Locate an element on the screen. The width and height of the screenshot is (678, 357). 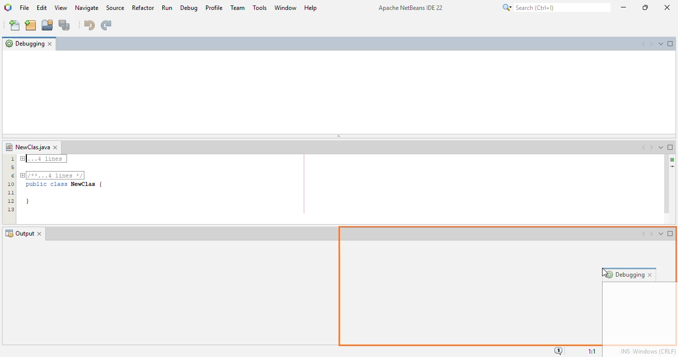
close window is located at coordinates (50, 44).